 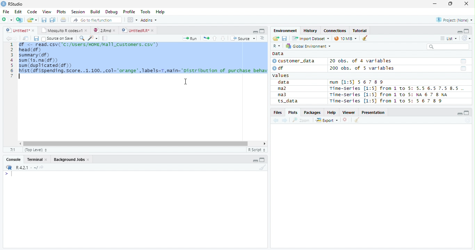 What do you see at coordinates (63, 20) in the screenshot?
I see `Print` at bounding box center [63, 20].